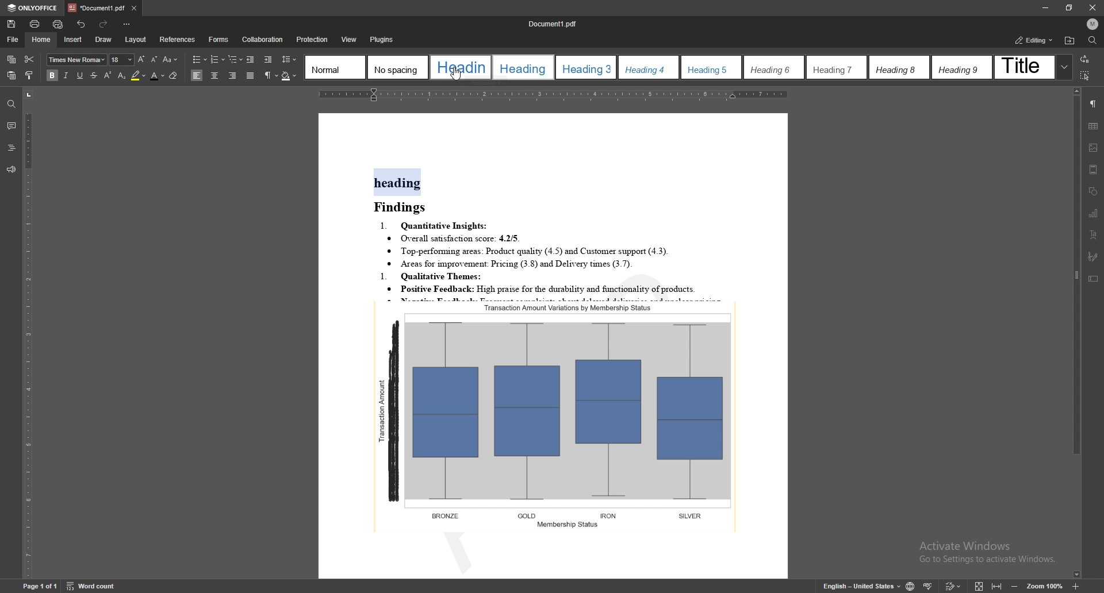 This screenshot has width=1104, height=593. Describe the element at coordinates (28, 333) in the screenshot. I see `vertical scale` at that location.